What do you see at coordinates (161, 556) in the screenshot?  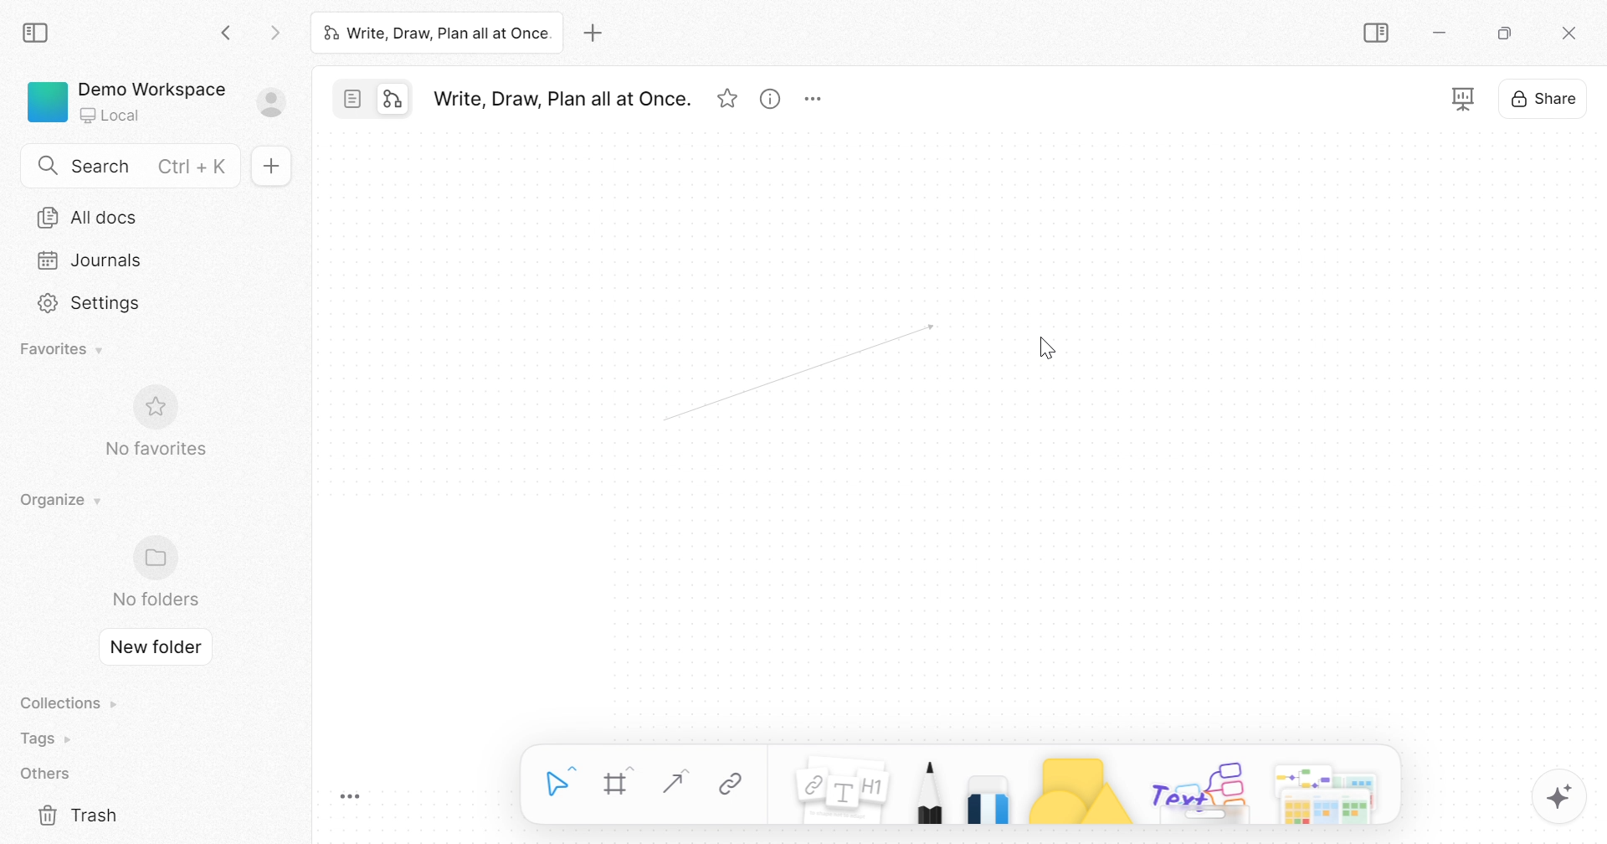 I see `Folder icon` at bounding box center [161, 556].